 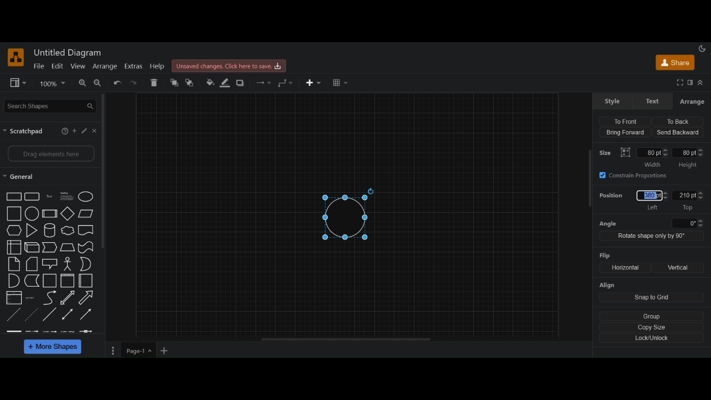 I want to click on vertical scrollbar, so click(x=590, y=178).